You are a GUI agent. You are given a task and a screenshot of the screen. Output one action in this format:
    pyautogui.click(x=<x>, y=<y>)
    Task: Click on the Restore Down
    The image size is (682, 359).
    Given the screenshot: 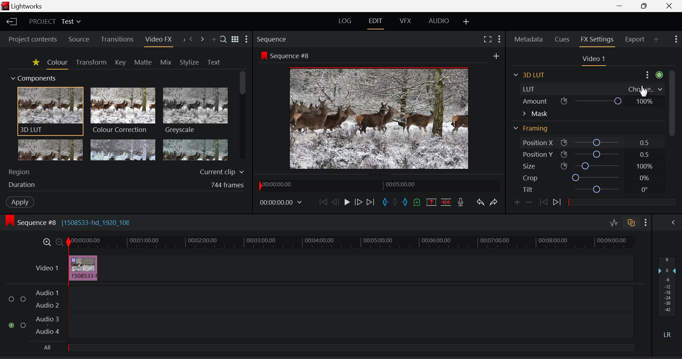 What is the action you would take?
    pyautogui.click(x=621, y=6)
    